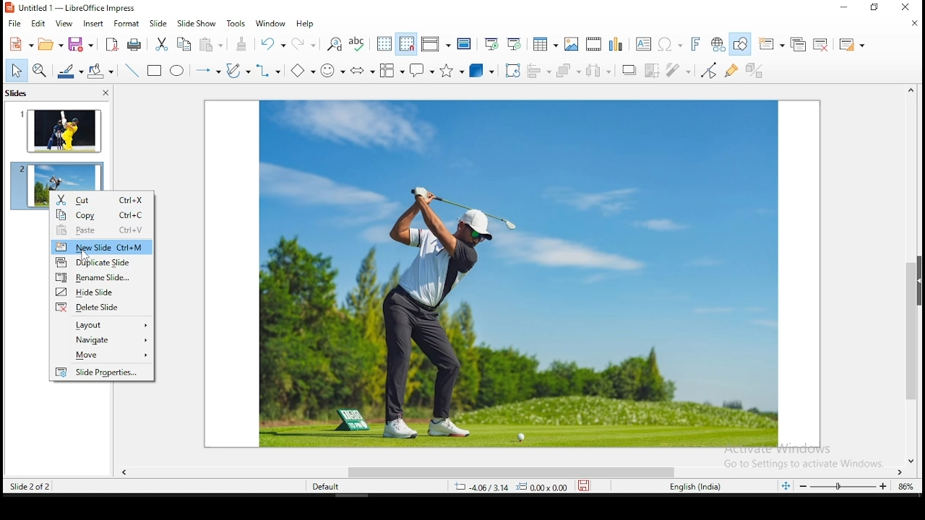 This screenshot has width=925, height=520. Describe the element at coordinates (919, 280) in the screenshot. I see `hide` at that location.